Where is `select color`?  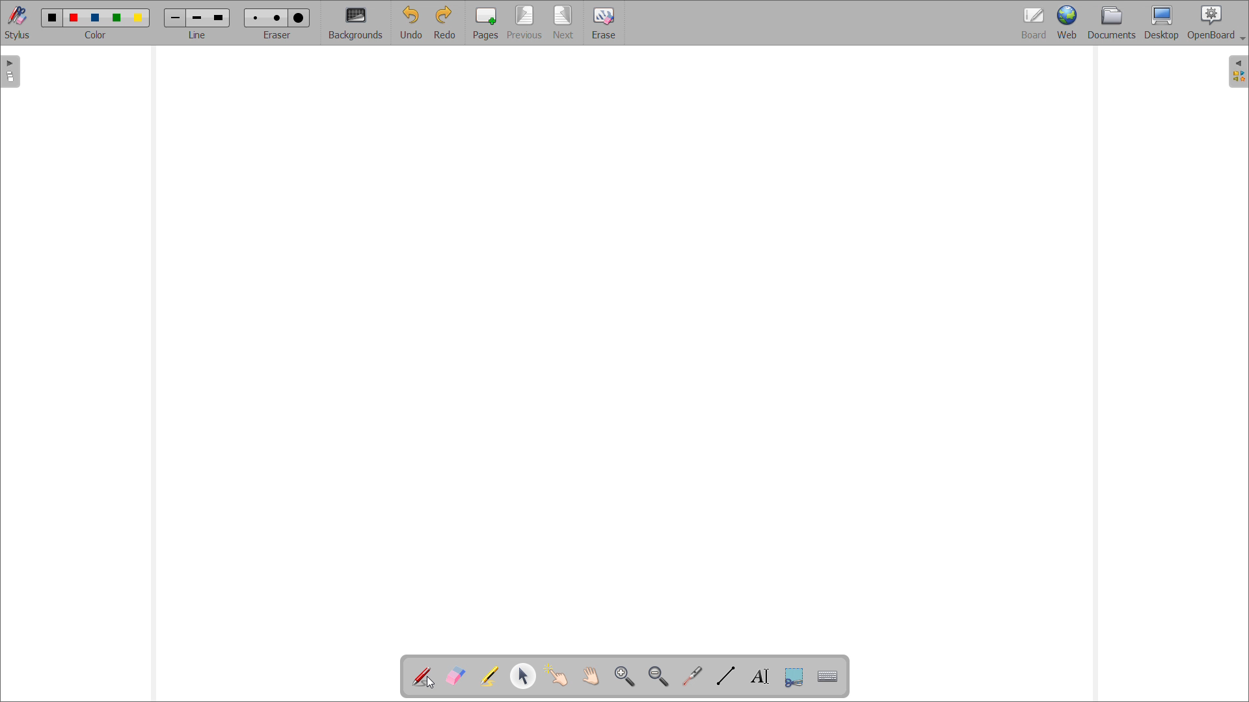 select color is located at coordinates (94, 35).